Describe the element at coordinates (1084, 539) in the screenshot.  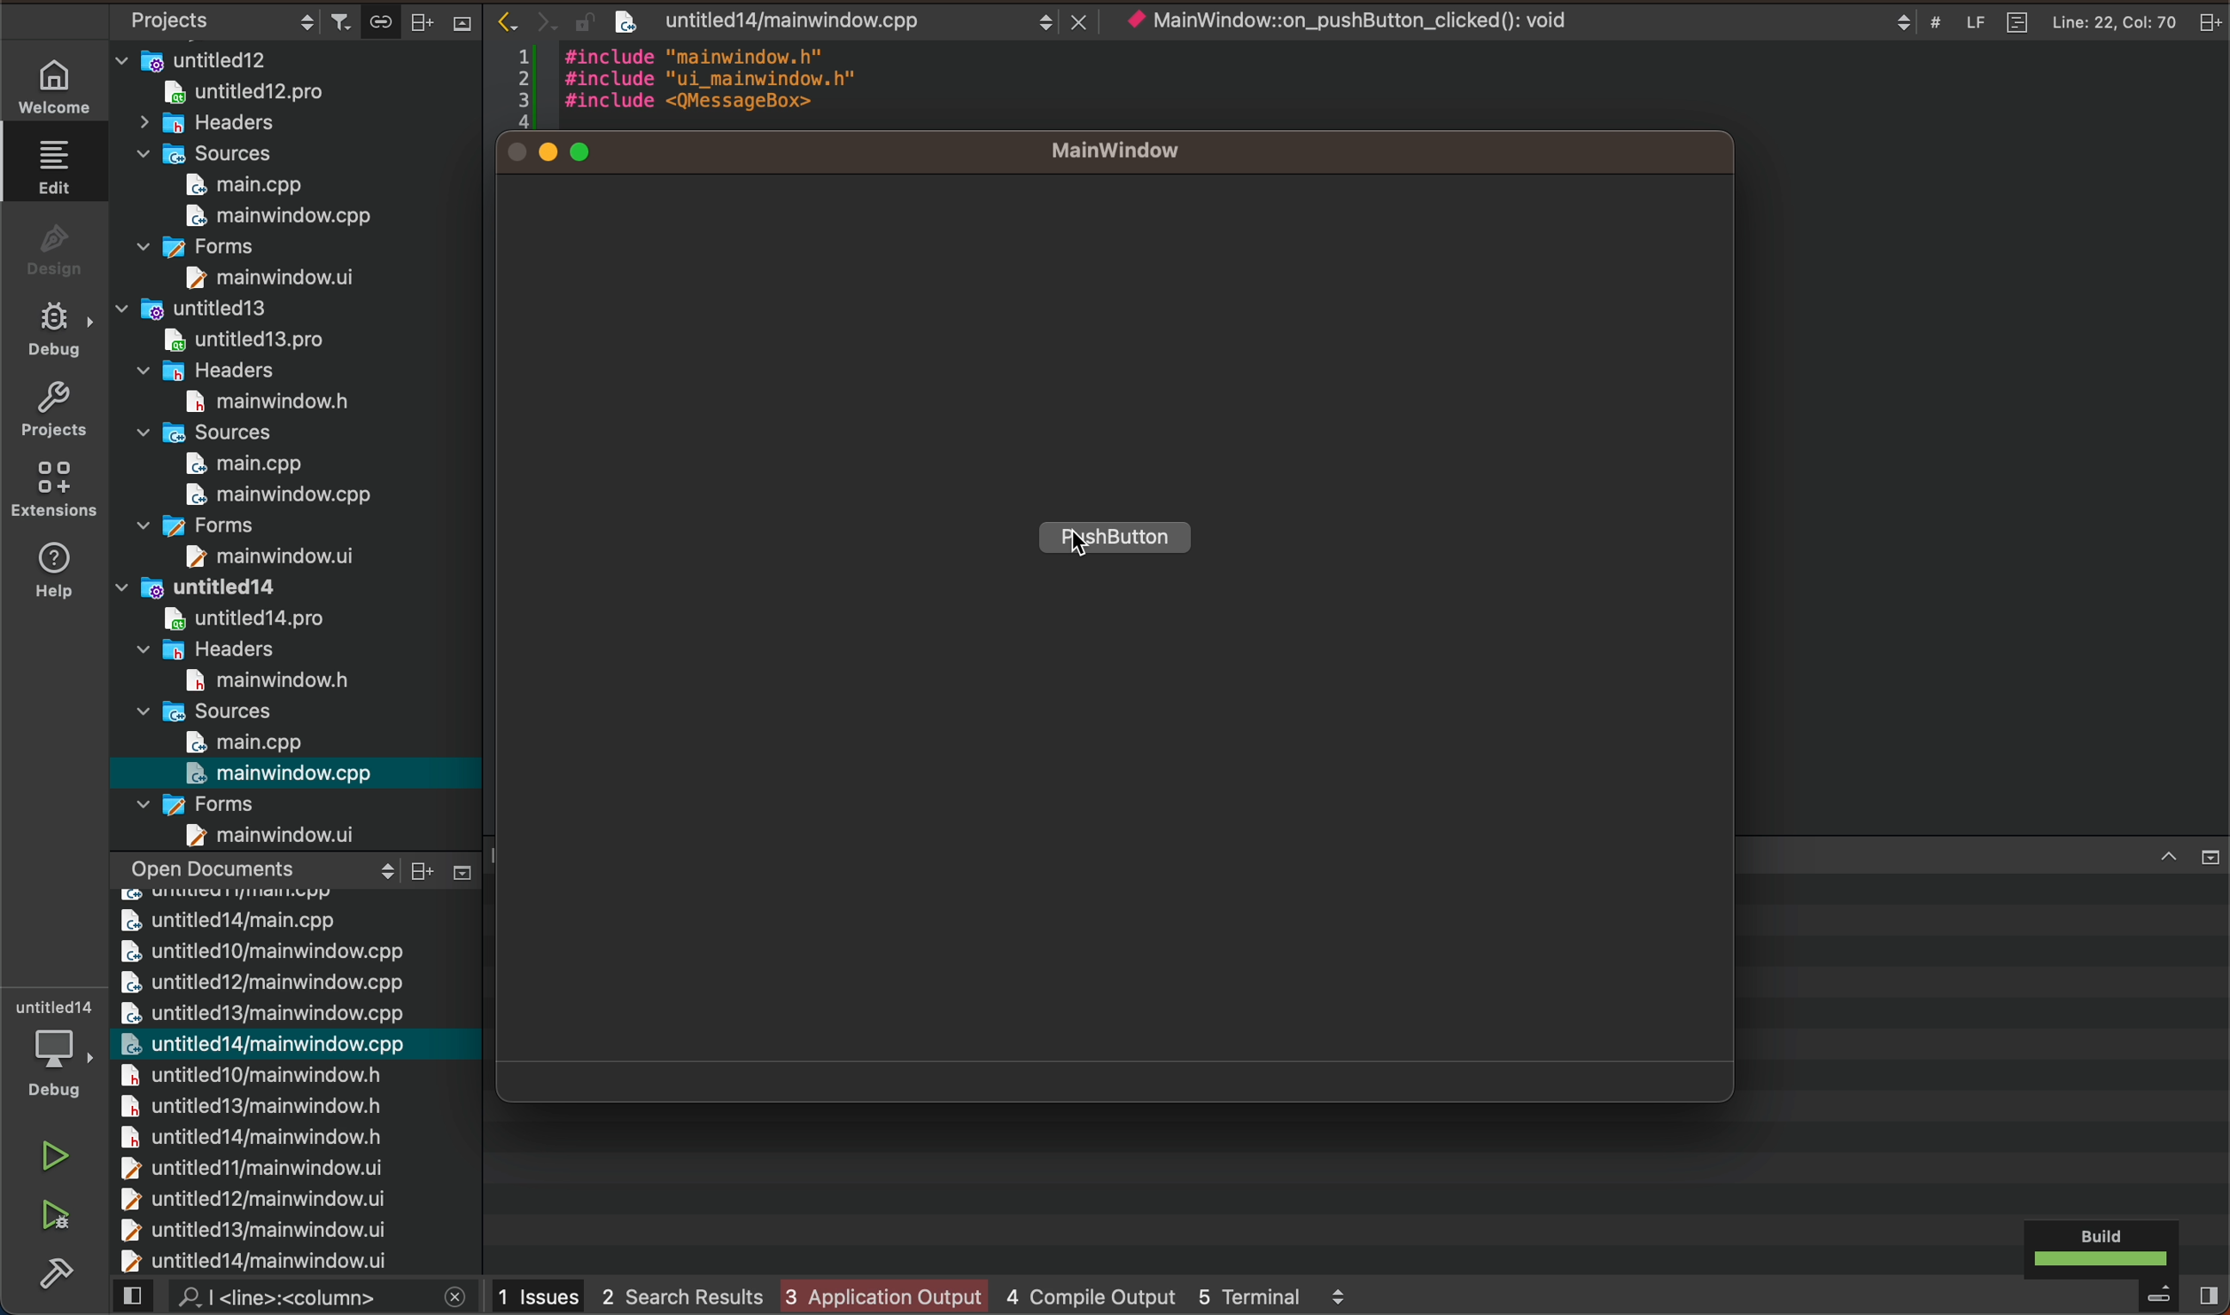
I see `cursor` at that location.